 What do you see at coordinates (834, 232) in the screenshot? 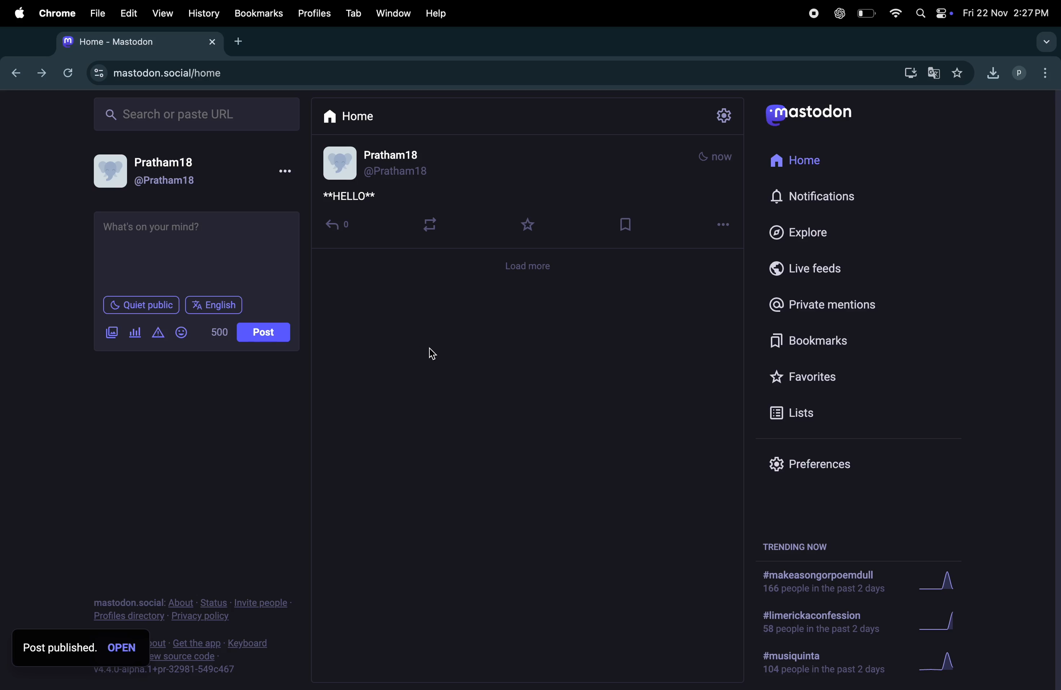
I see `explore` at bounding box center [834, 232].